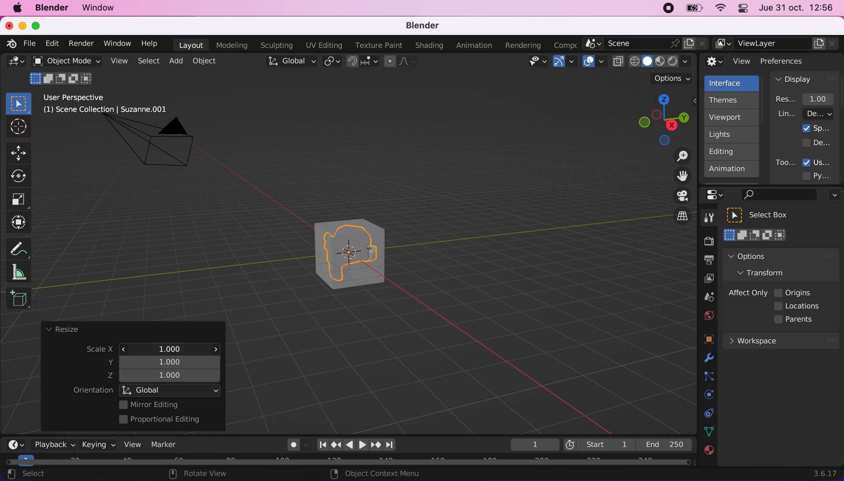  I want to click on annotate, so click(21, 247).